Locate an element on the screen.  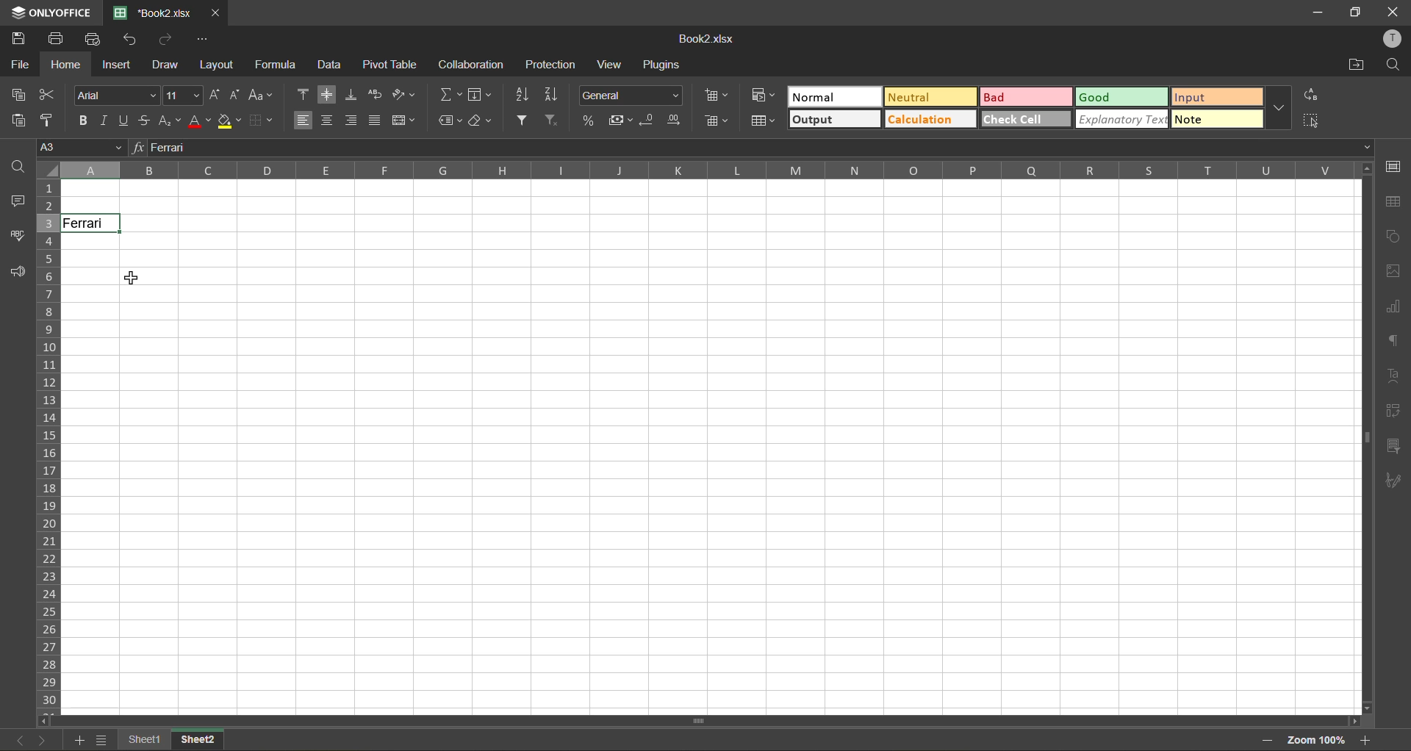
sub/superscript is located at coordinates (170, 122).